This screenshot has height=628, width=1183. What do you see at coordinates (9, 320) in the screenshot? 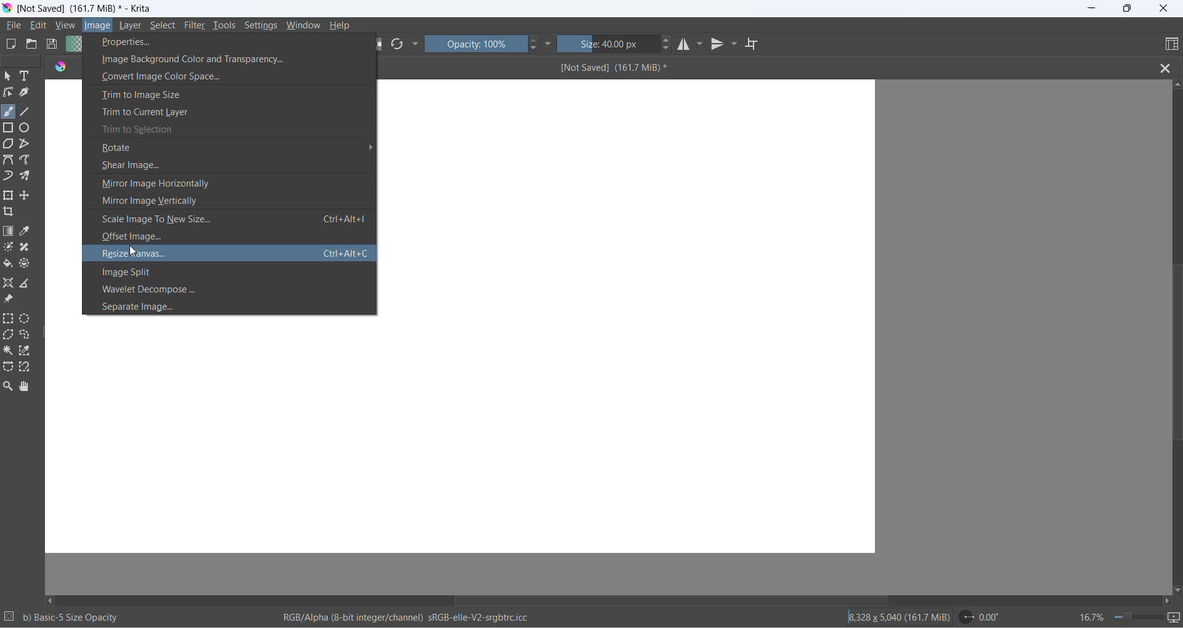
I see `rectangular selection tool` at bounding box center [9, 320].